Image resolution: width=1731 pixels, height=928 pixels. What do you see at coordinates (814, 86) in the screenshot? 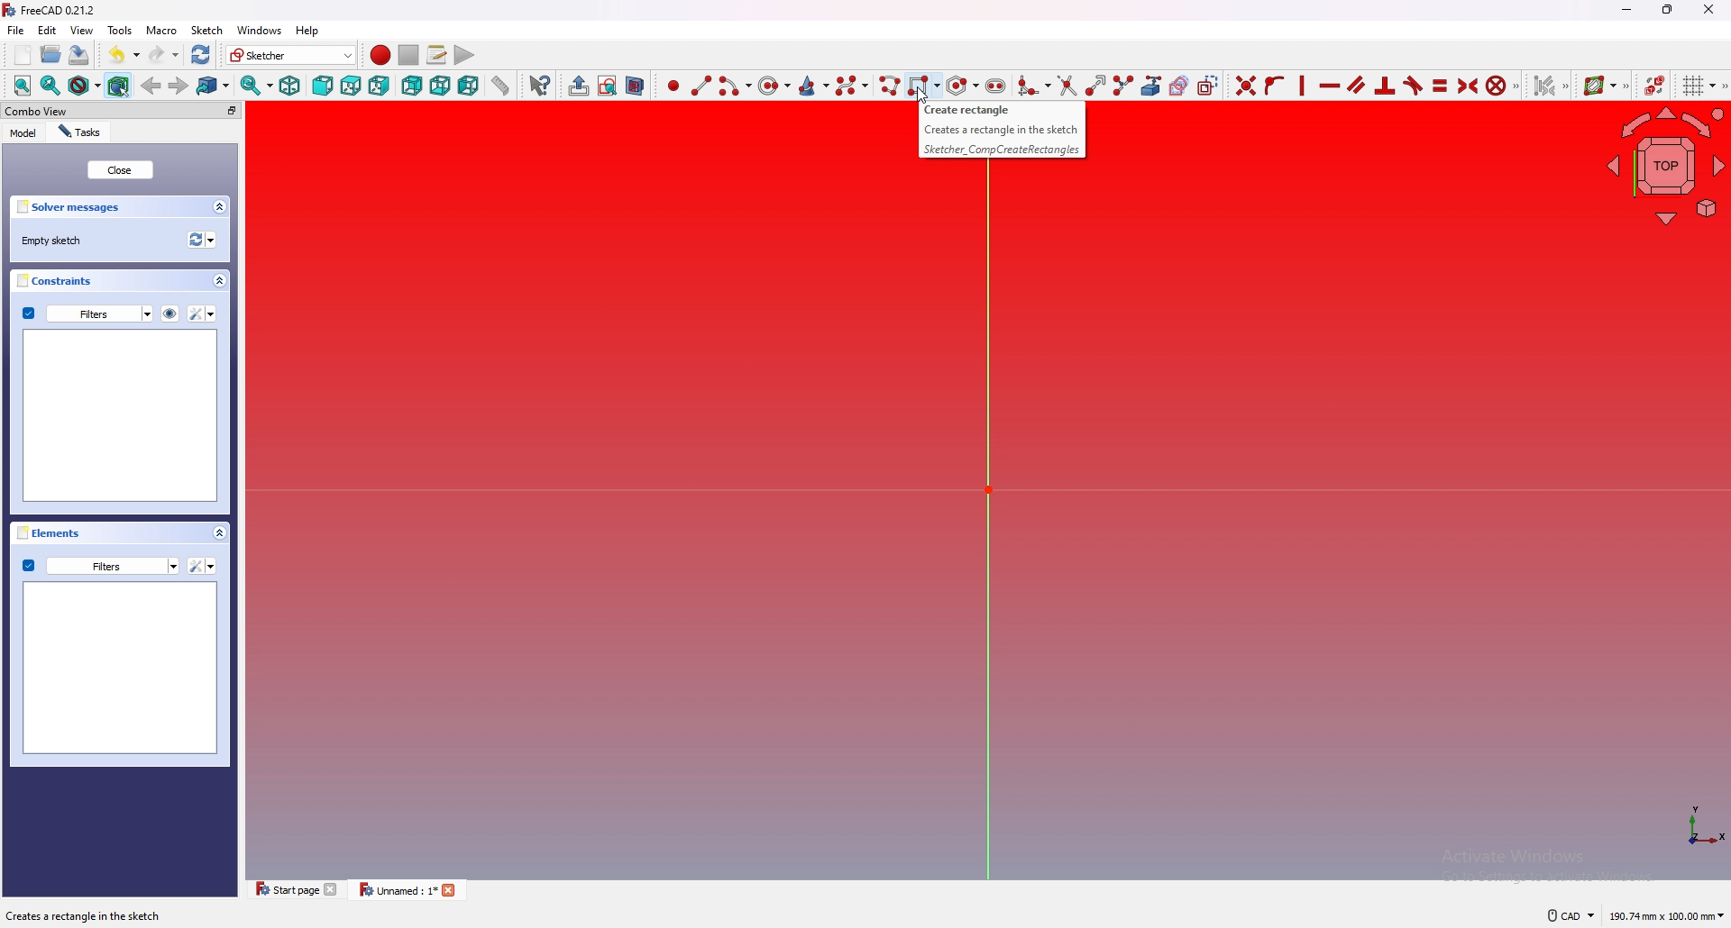
I see `create conic` at bounding box center [814, 86].